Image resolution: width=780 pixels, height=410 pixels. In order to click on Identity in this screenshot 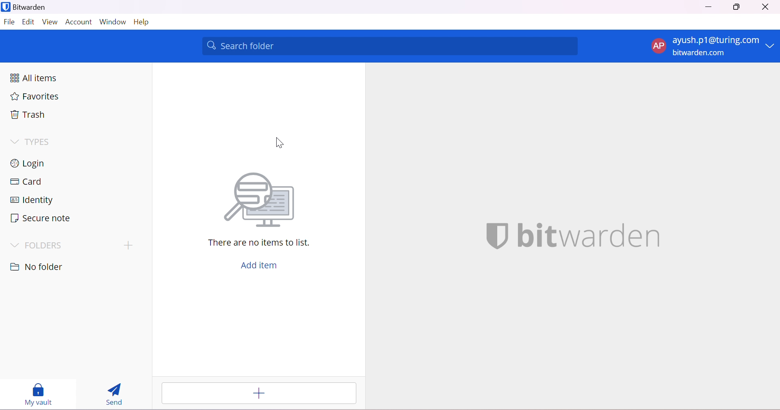, I will do `click(31, 200)`.